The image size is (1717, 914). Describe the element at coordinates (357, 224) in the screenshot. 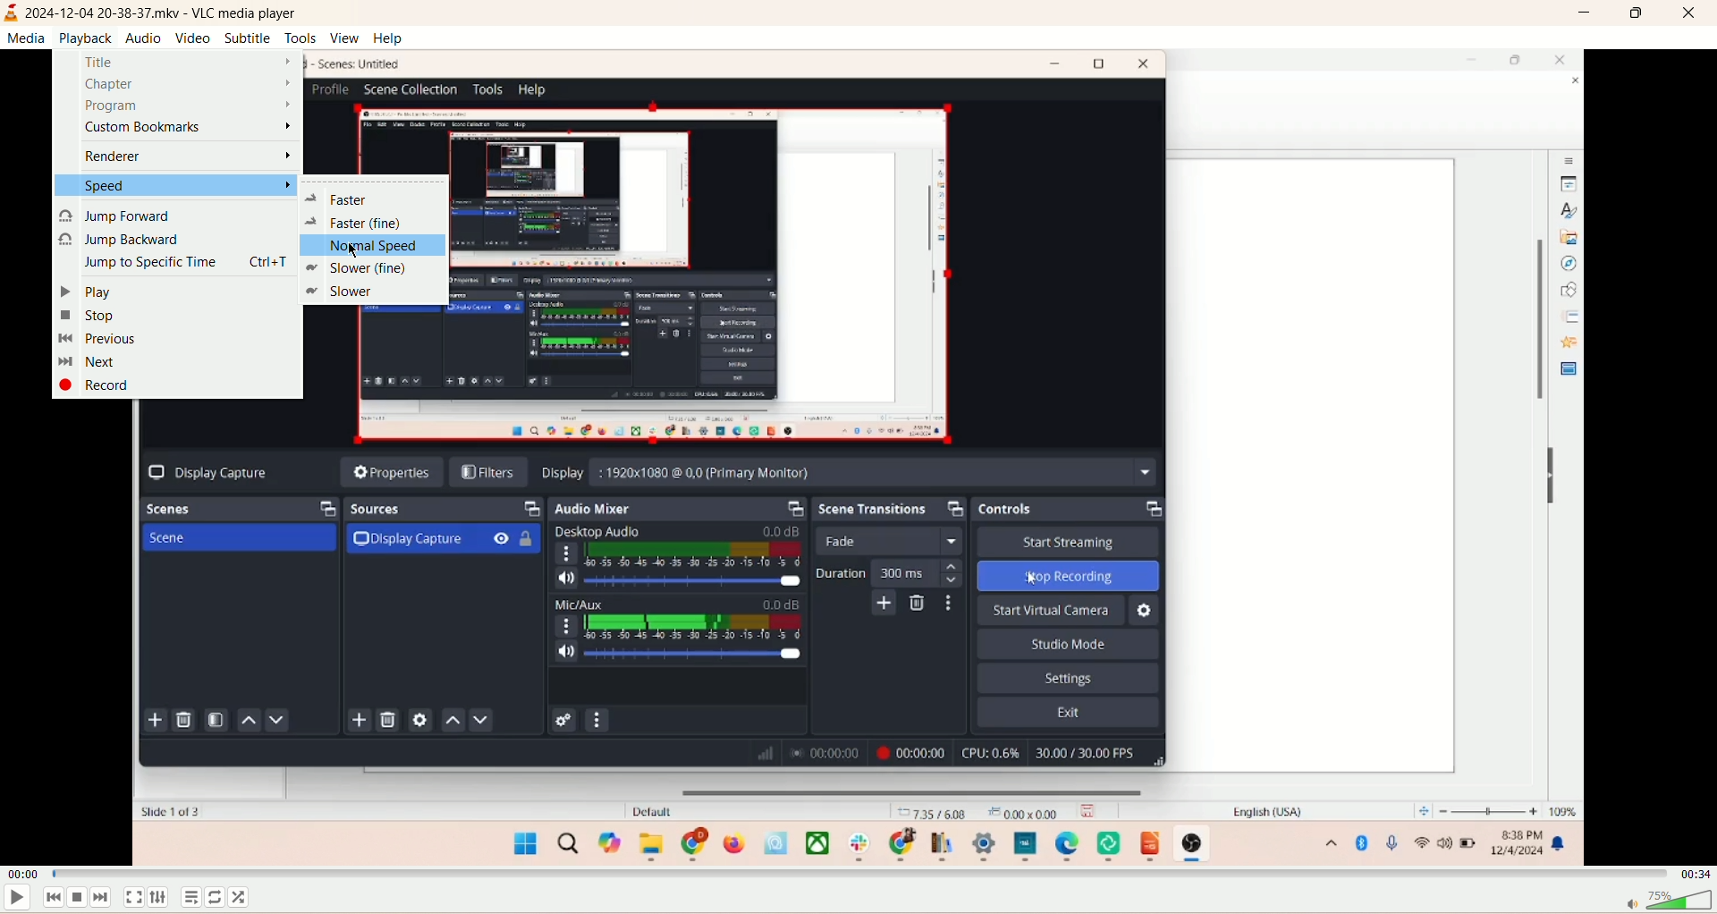

I see `faster (fine)` at that location.